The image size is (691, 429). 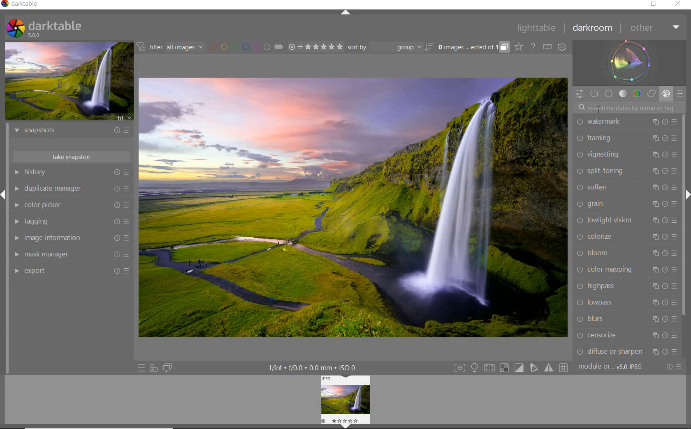 What do you see at coordinates (595, 94) in the screenshot?
I see `SHOW ONLY ACTIVE MODULES` at bounding box center [595, 94].